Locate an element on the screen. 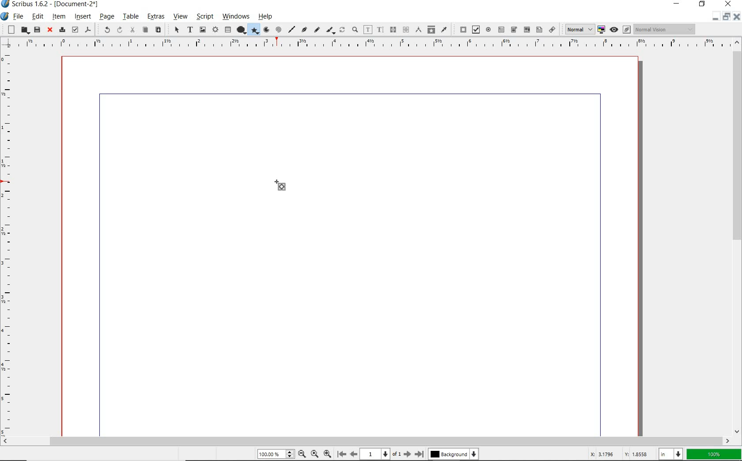  link text frames is located at coordinates (393, 30).